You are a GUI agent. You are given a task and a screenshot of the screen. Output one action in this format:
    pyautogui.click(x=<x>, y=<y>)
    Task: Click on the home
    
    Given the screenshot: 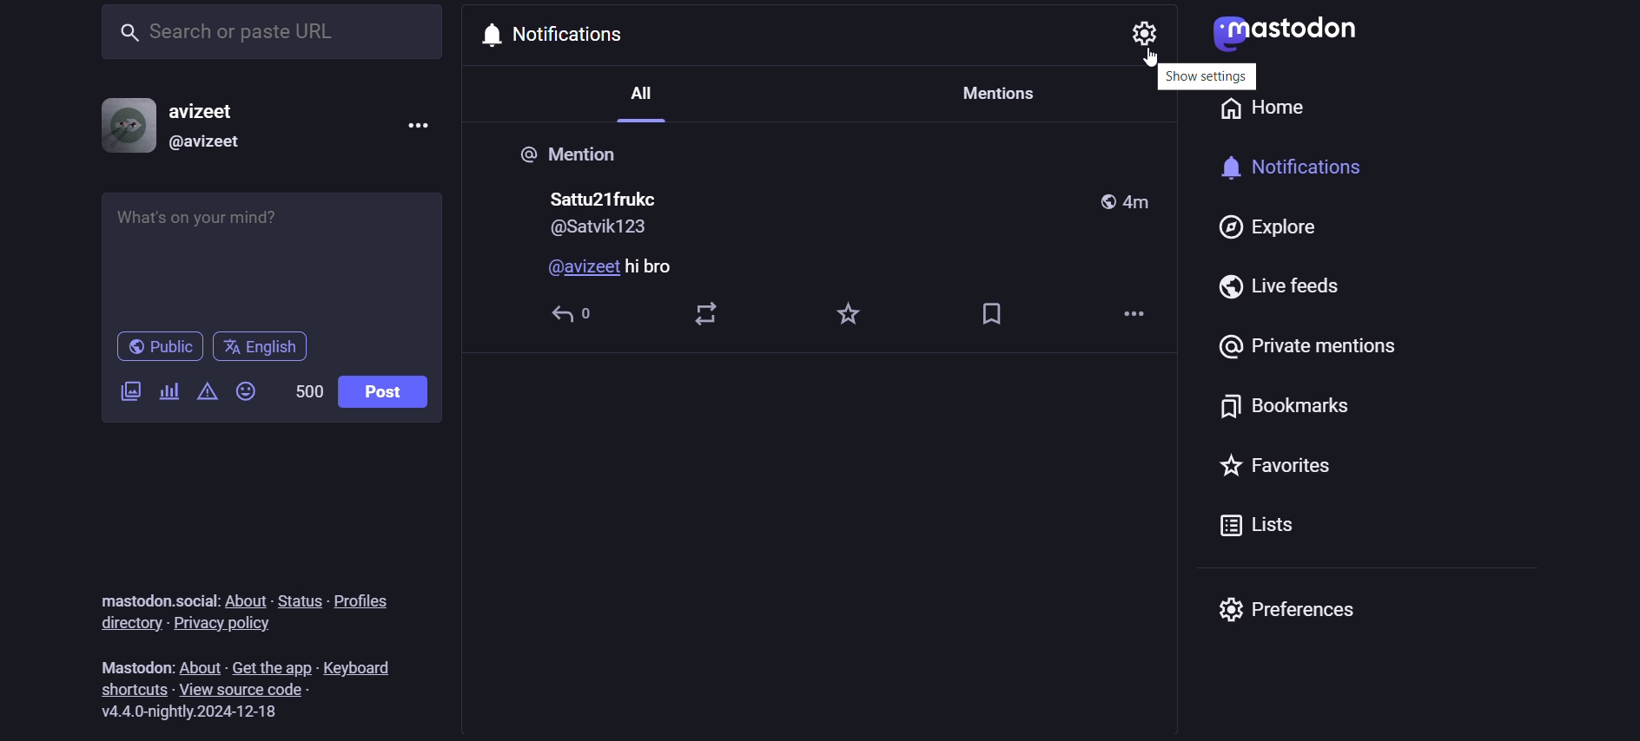 What is the action you would take?
    pyautogui.click(x=1260, y=114)
    